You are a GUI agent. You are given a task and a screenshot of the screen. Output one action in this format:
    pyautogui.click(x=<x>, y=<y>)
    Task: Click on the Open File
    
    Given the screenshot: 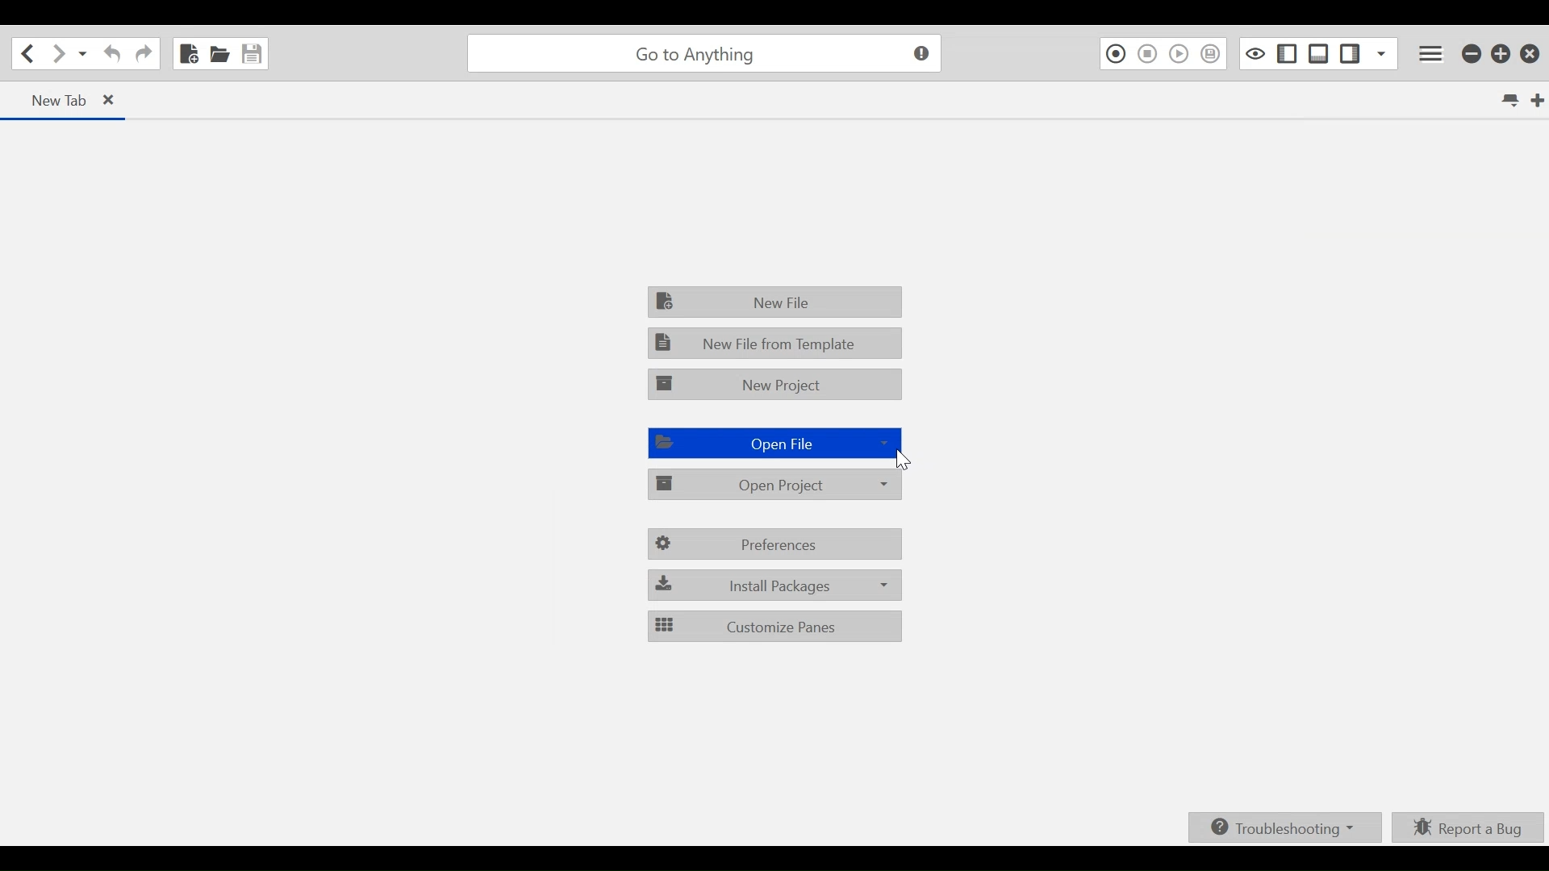 What is the action you would take?
    pyautogui.click(x=219, y=52)
    